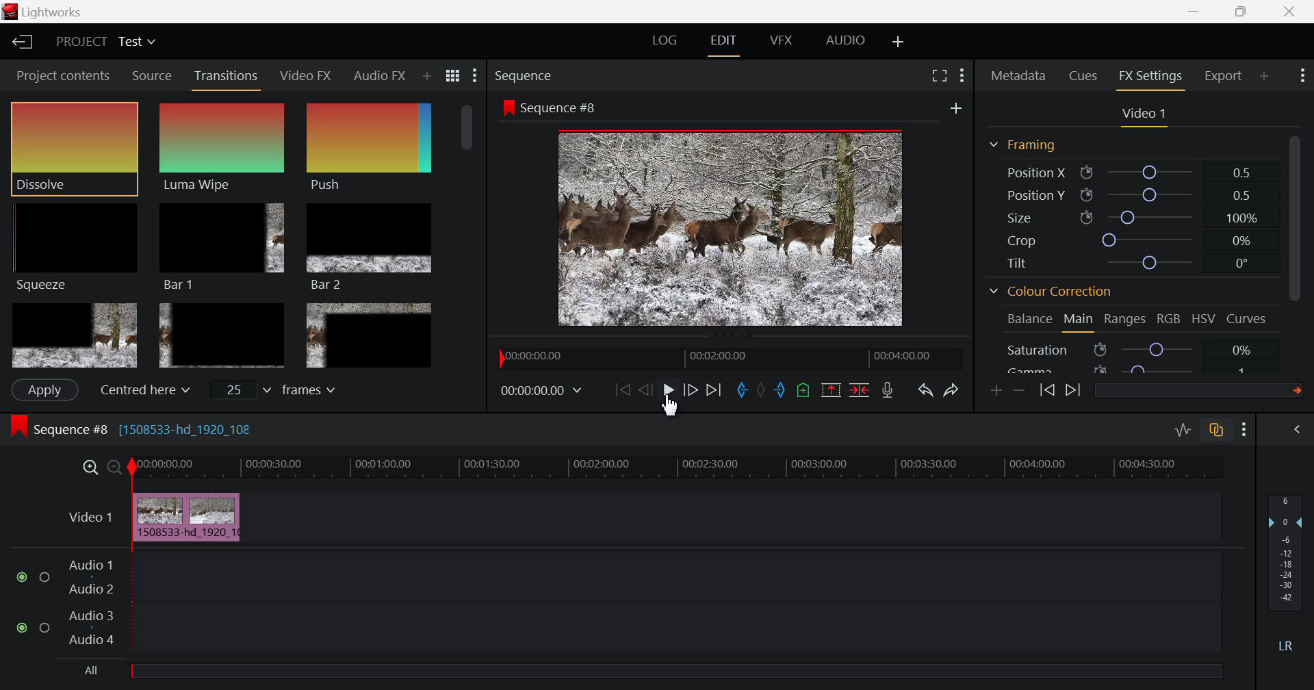 This screenshot has width=1314, height=690. What do you see at coordinates (222, 248) in the screenshot?
I see `Bar 1` at bounding box center [222, 248].